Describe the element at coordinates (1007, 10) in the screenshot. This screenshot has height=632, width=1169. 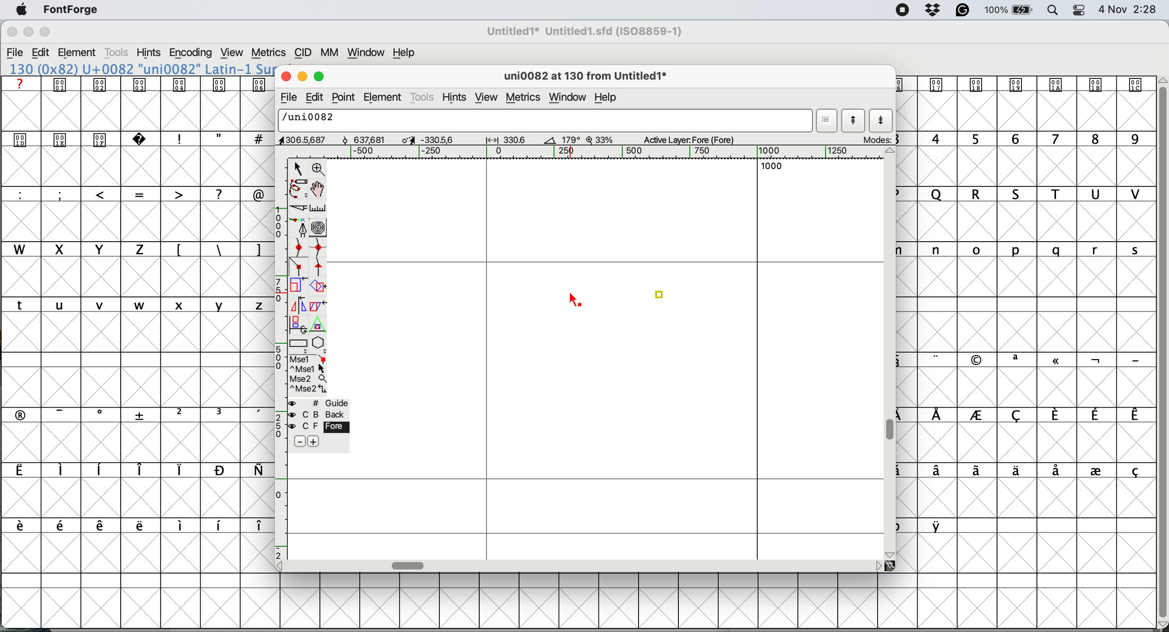
I see `battery` at that location.